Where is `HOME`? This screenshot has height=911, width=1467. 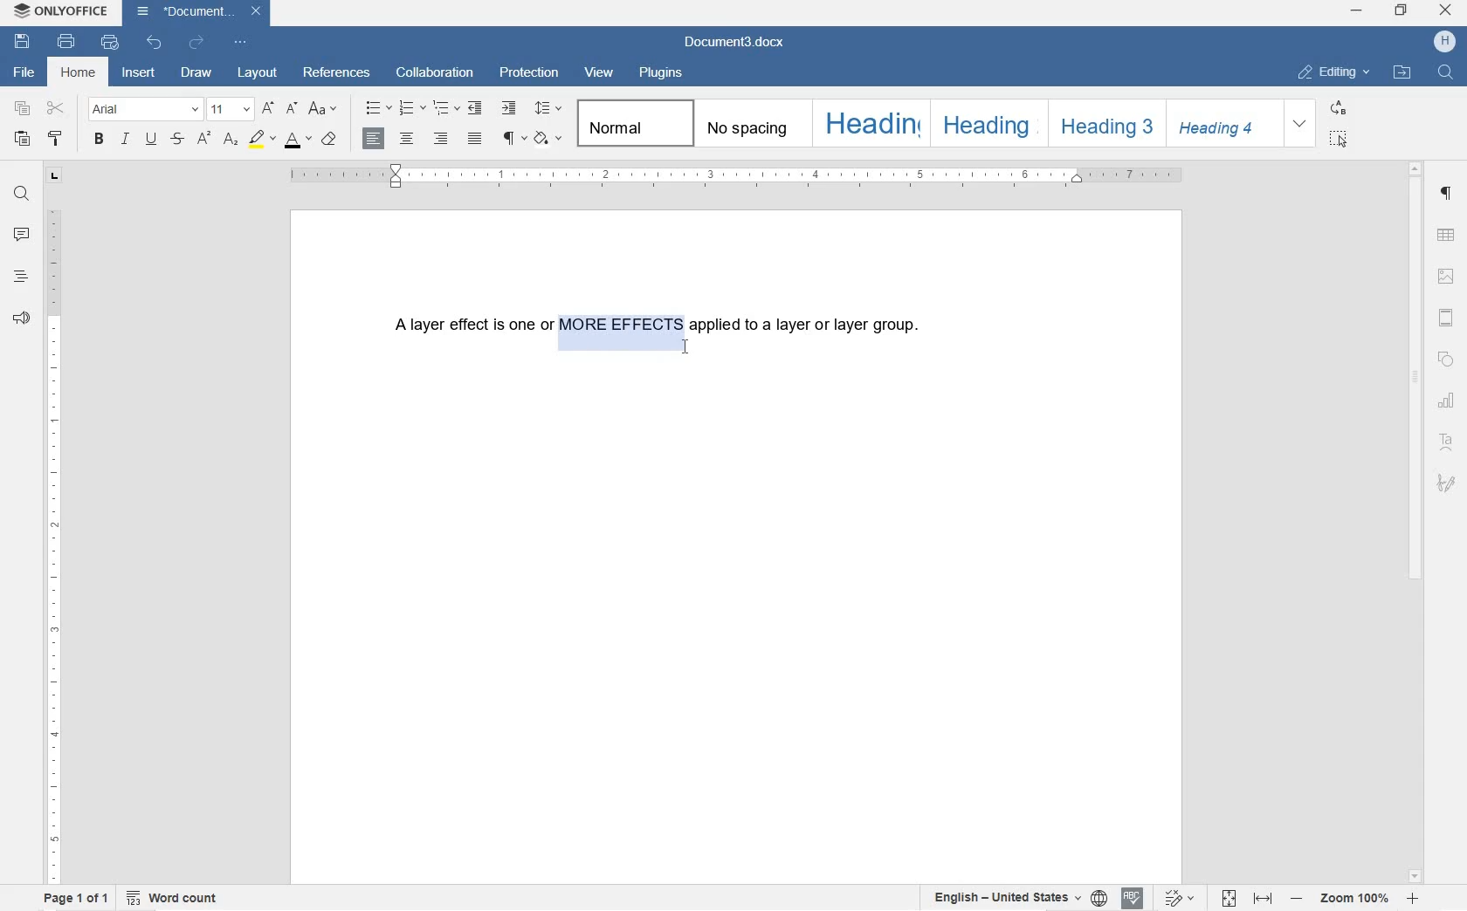 HOME is located at coordinates (80, 73).